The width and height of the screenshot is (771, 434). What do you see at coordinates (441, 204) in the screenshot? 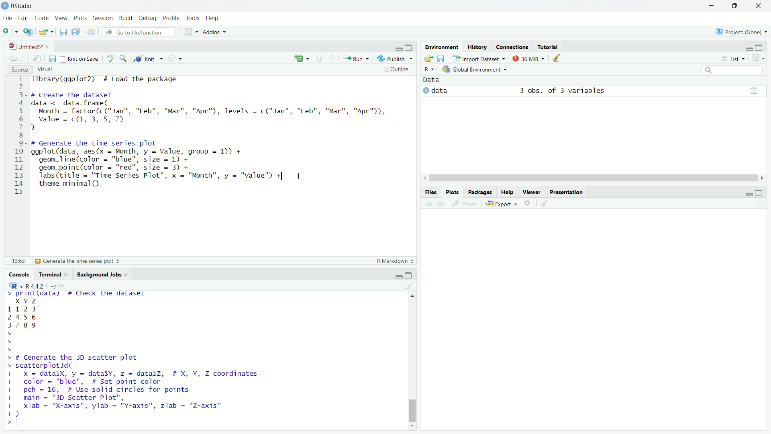
I see `next plot` at bounding box center [441, 204].